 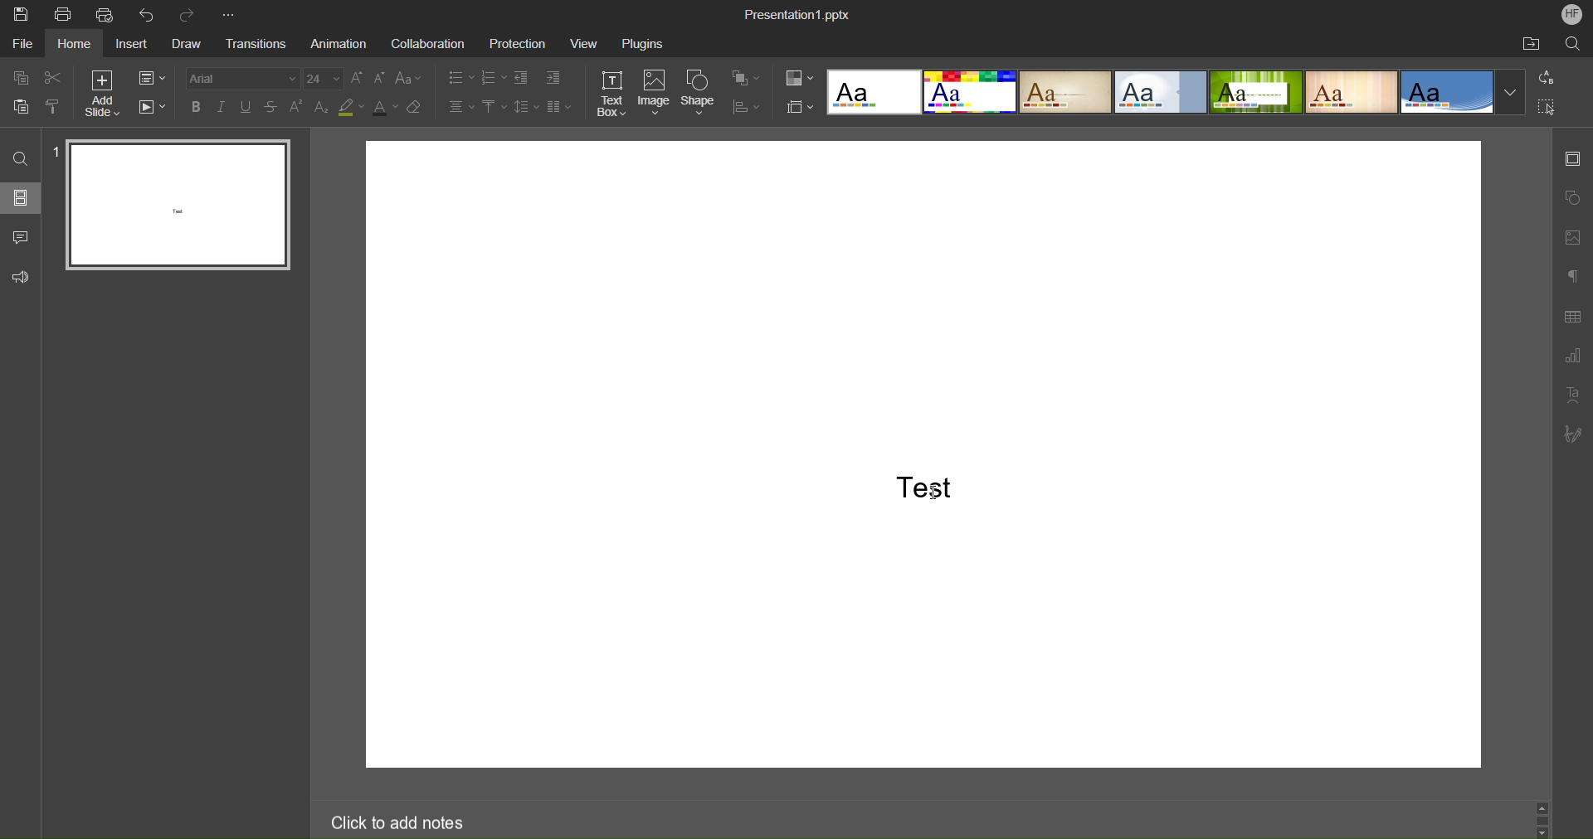 I want to click on Decrease indent, so click(x=522, y=78).